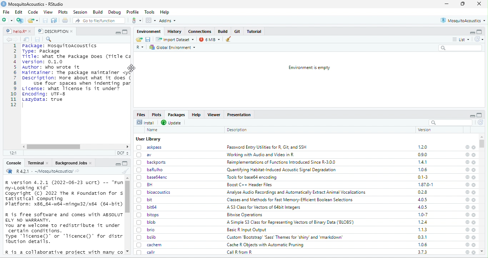  What do you see at coordinates (200, 31) in the screenshot?
I see `Connections` at bounding box center [200, 31].